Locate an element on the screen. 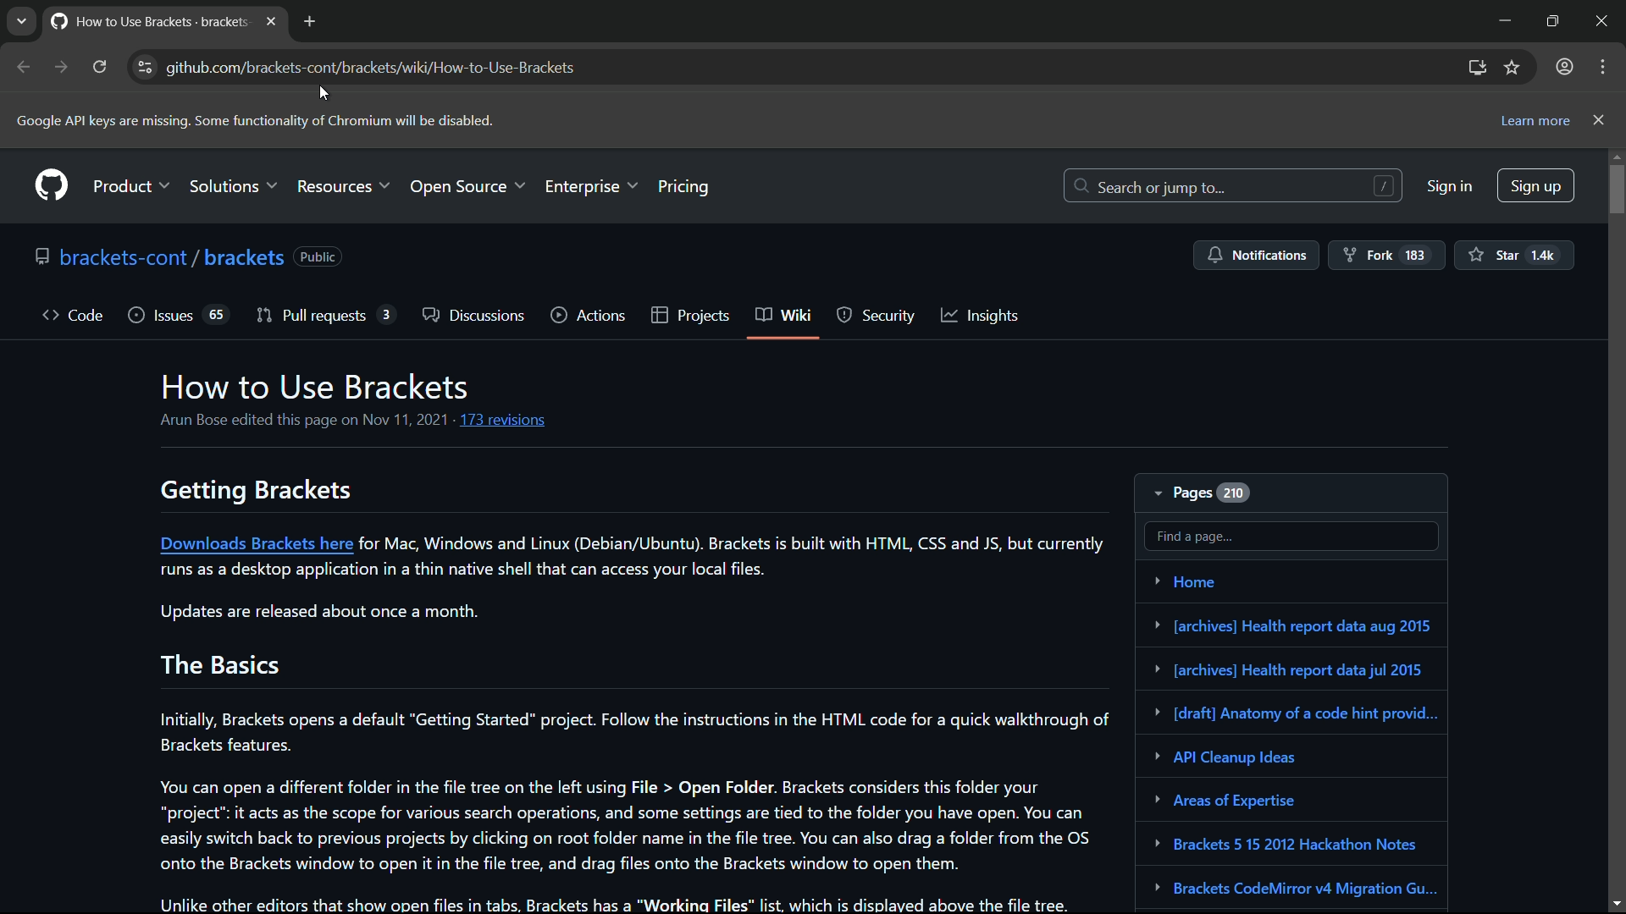  pull request 3 is located at coordinates (324, 316).